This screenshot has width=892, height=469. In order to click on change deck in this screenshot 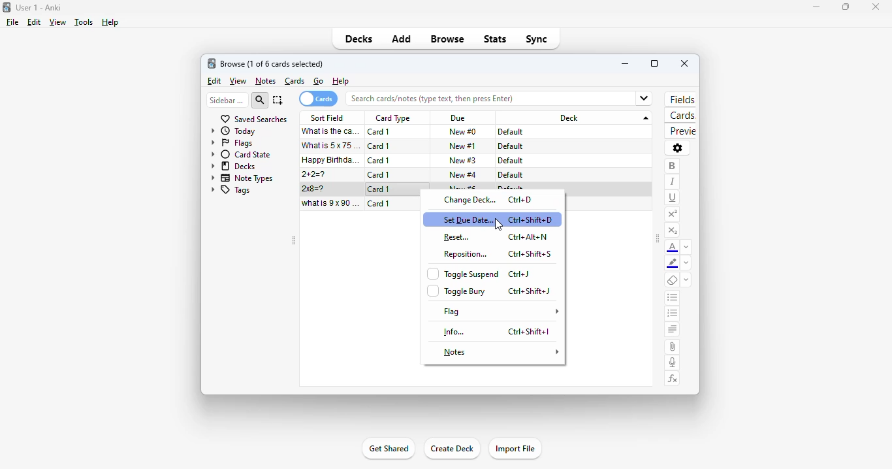, I will do `click(471, 200)`.